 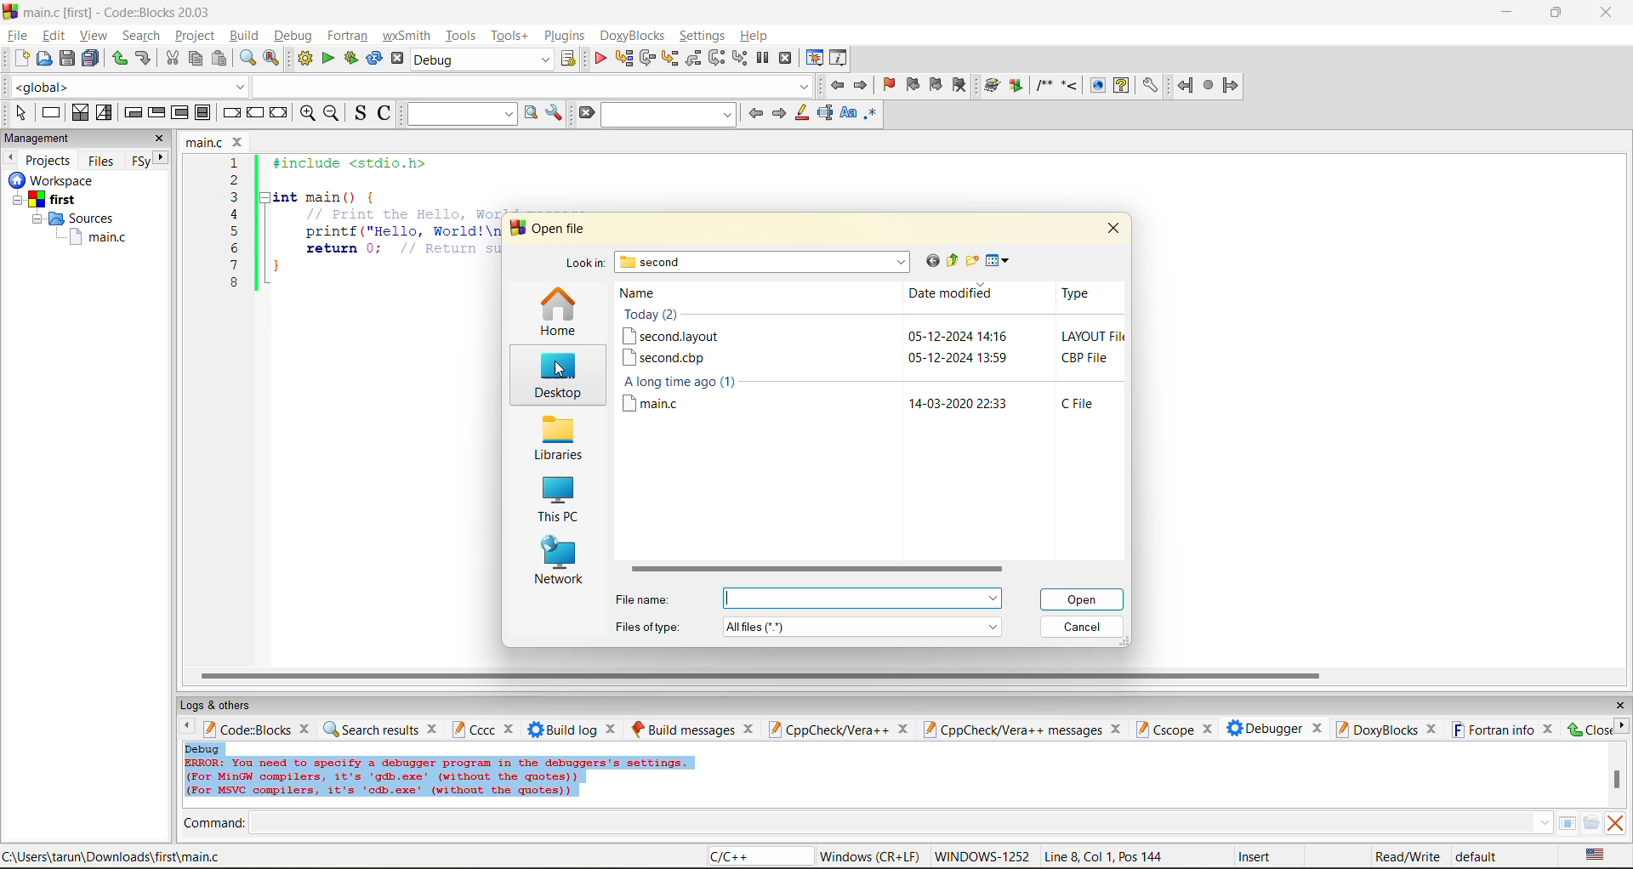 I want to click on build messages, so click(x=683, y=729).